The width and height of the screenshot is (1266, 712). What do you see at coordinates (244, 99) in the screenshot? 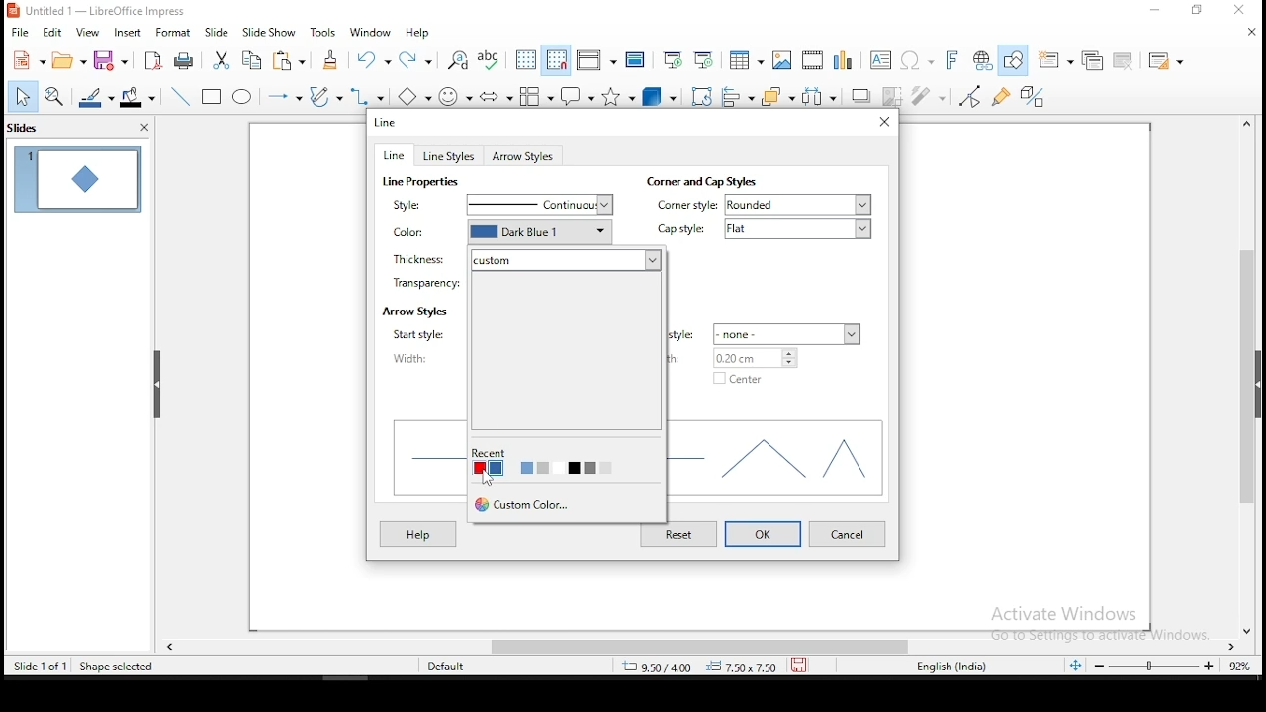
I see `ellipse` at bounding box center [244, 99].